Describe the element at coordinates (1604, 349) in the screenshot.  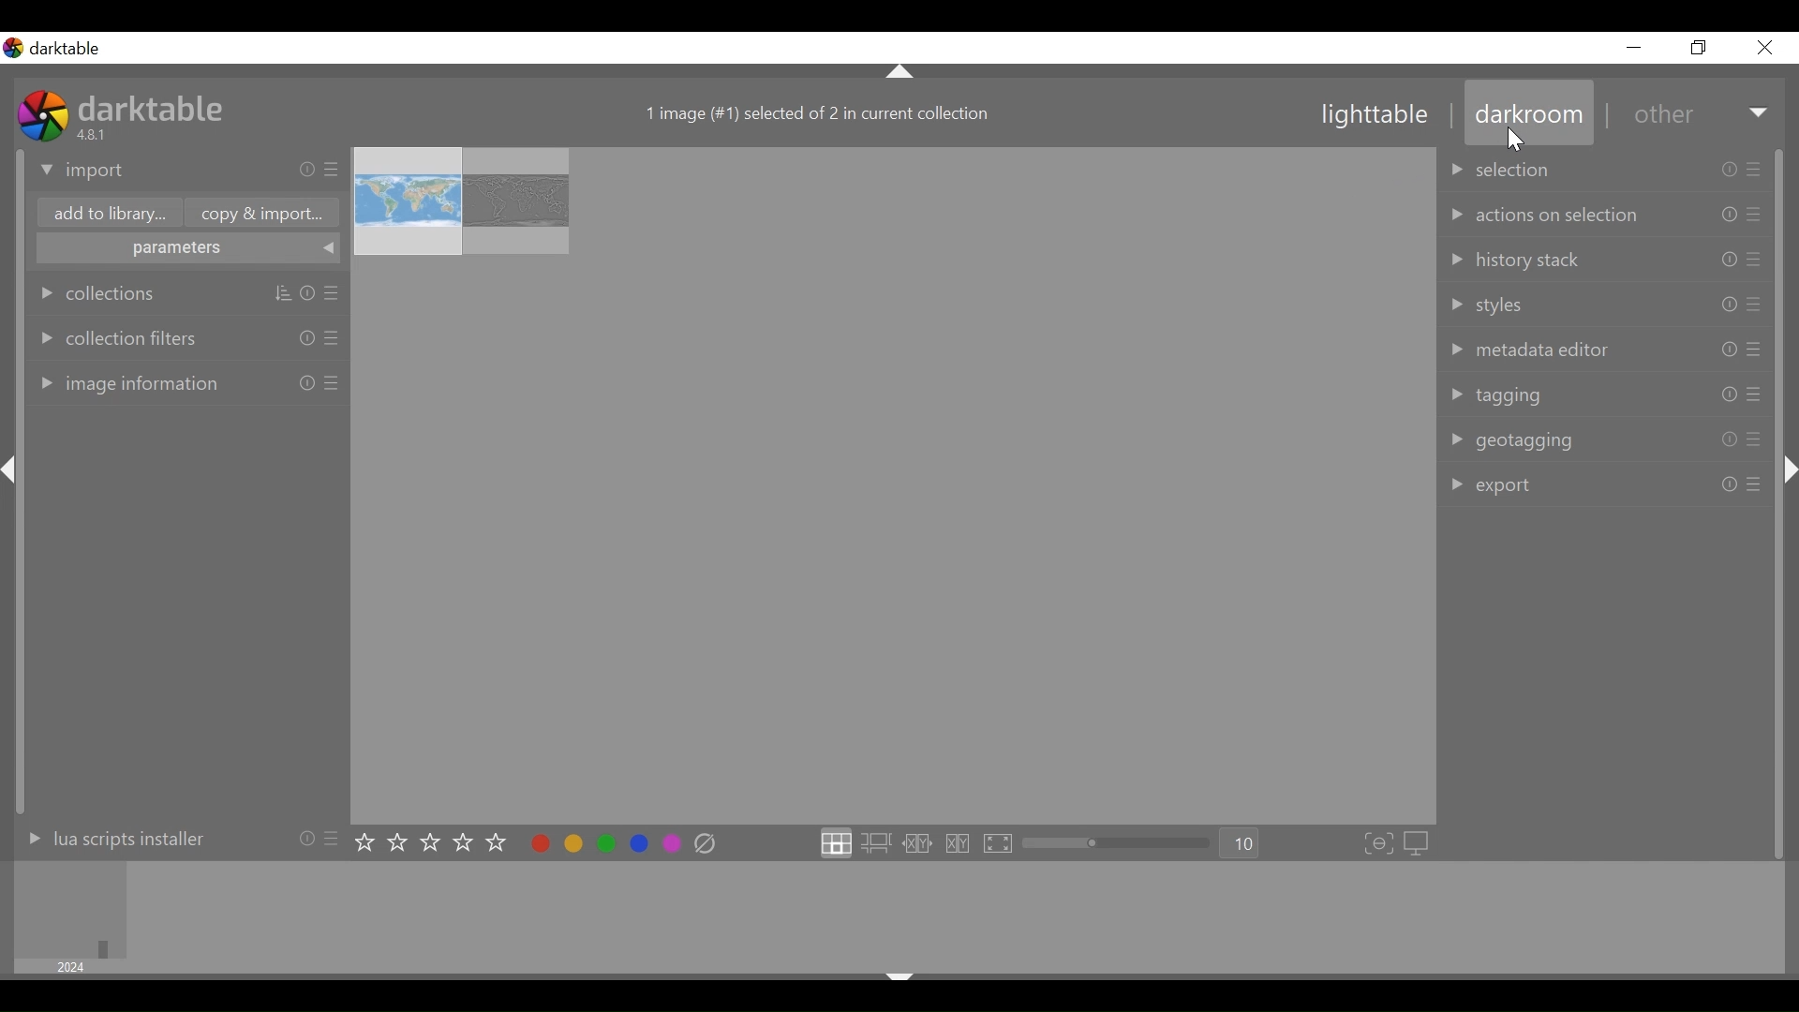
I see `metadata editor` at that location.